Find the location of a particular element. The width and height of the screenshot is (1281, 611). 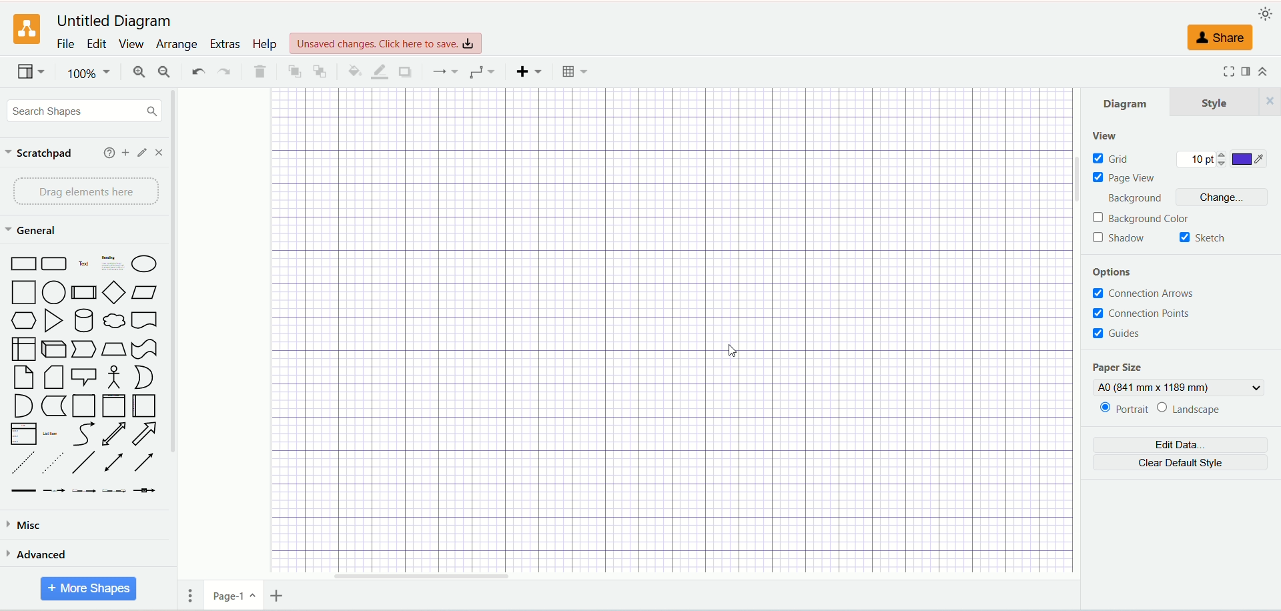

undo is located at coordinates (197, 71).